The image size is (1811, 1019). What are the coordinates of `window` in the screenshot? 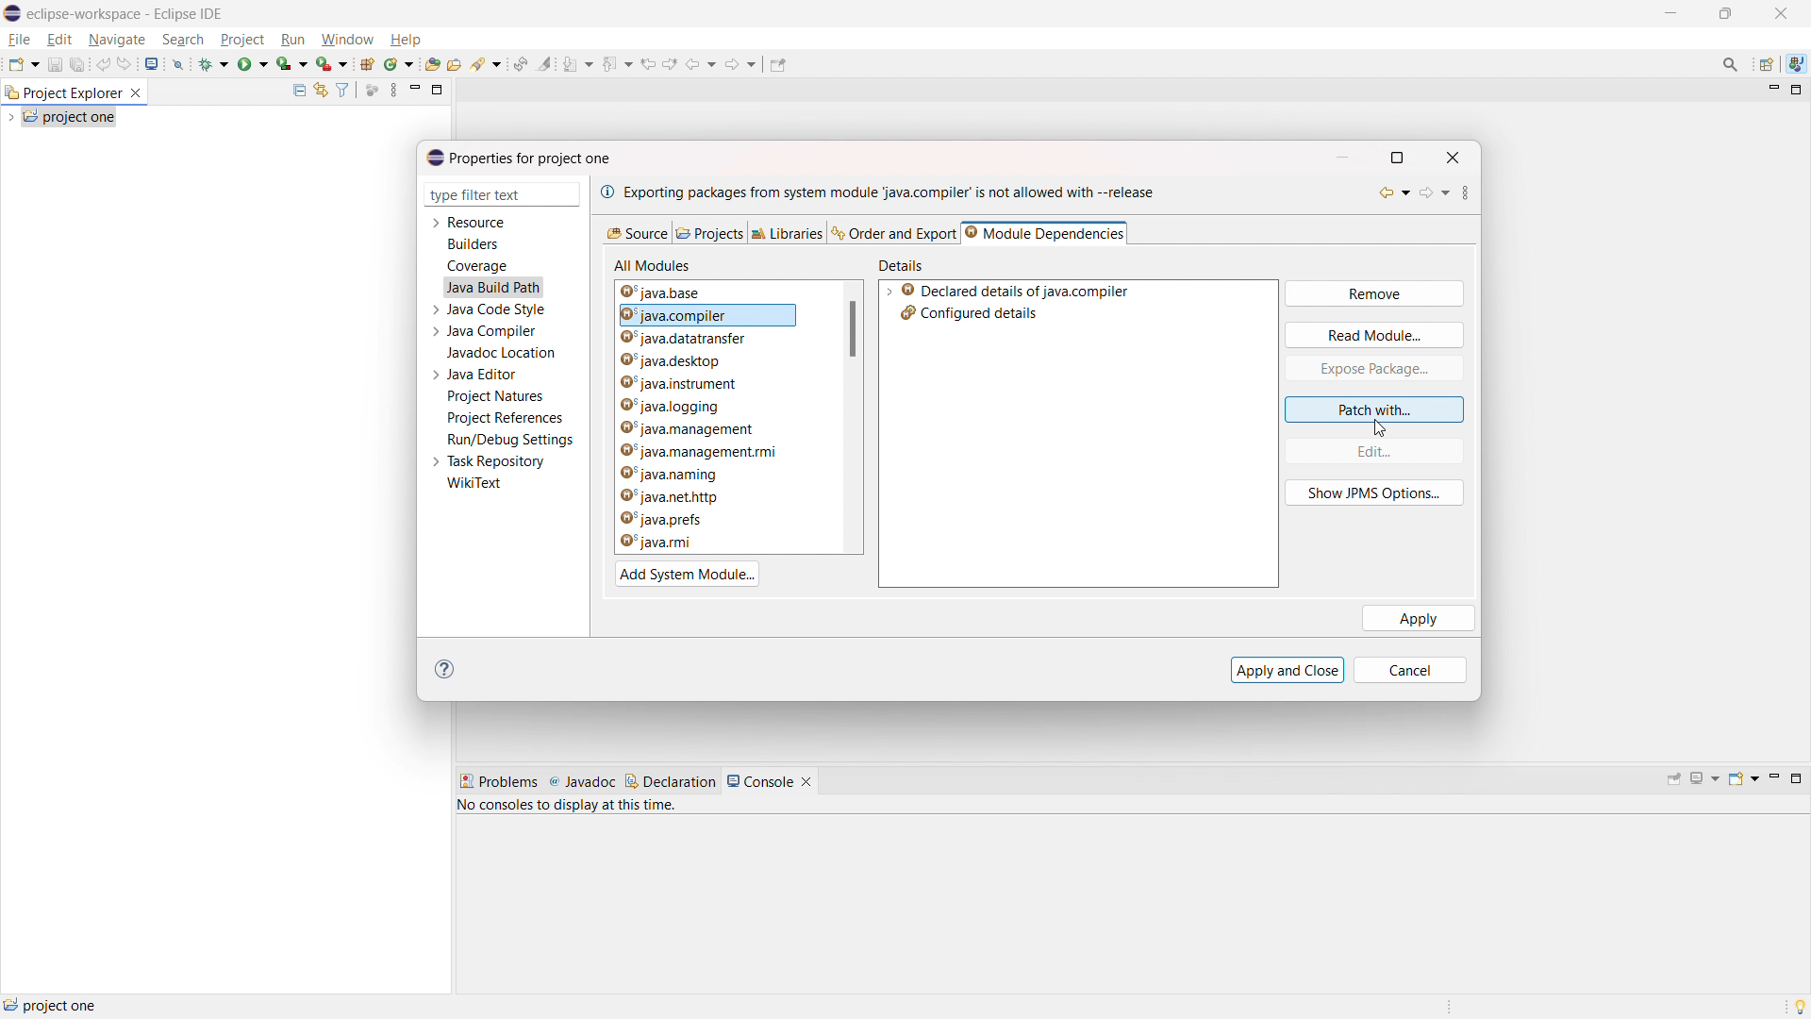 It's located at (346, 41).